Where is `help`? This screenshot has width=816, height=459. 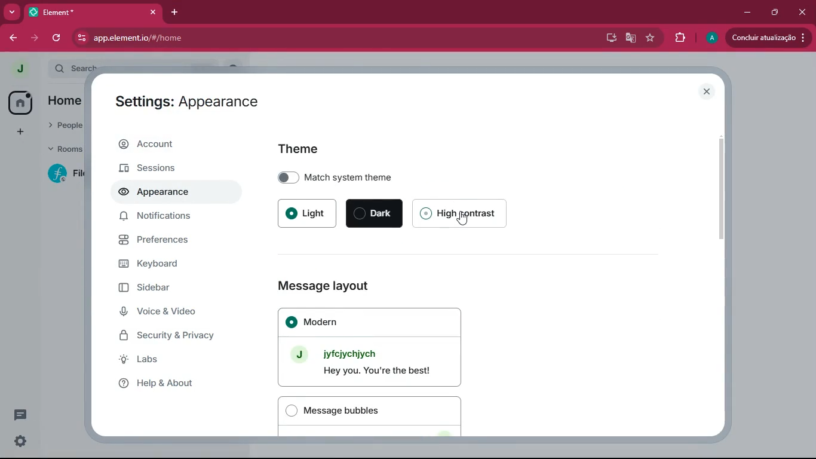 help is located at coordinates (175, 383).